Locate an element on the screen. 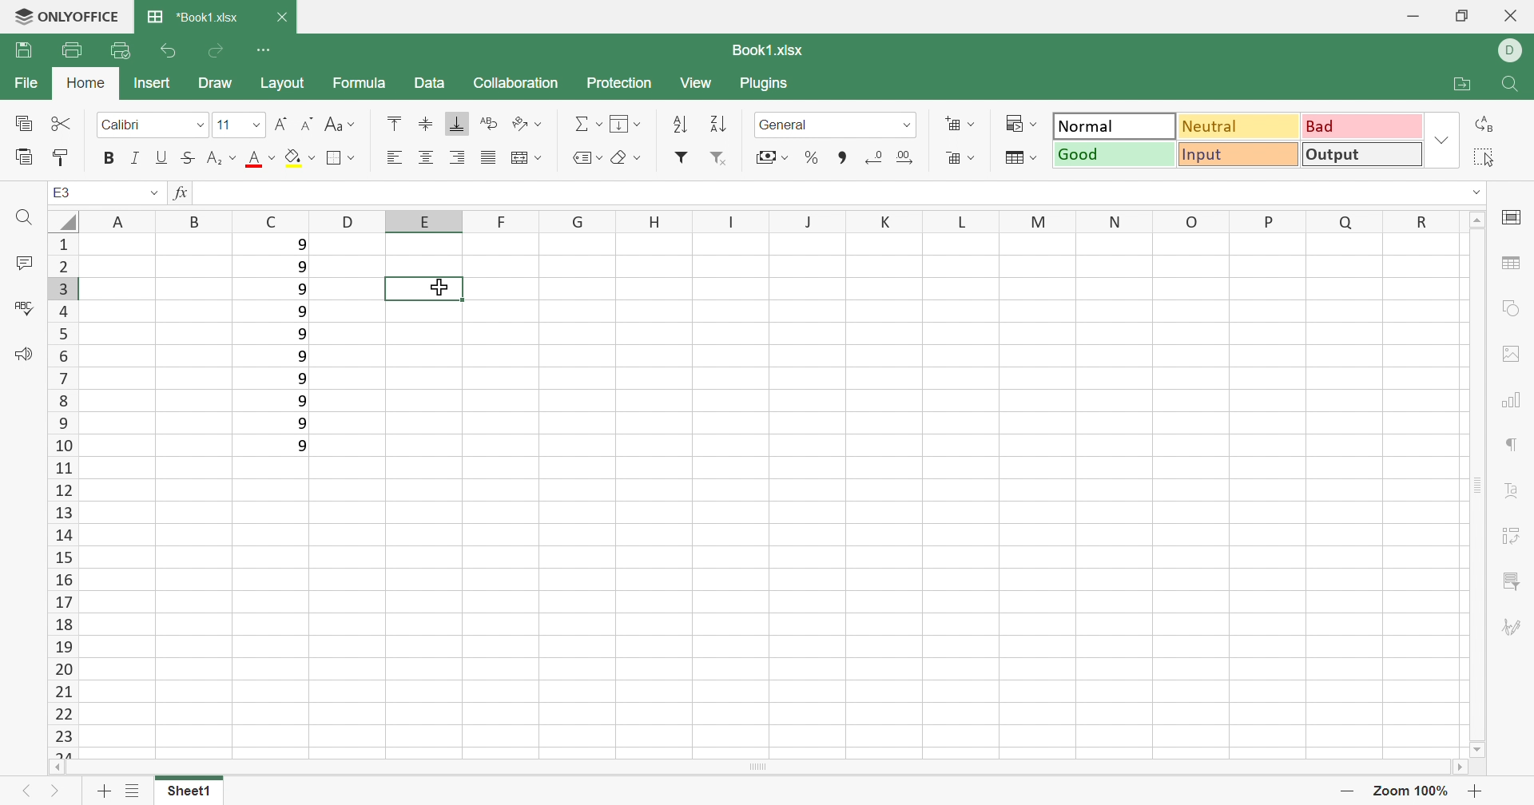 The height and width of the screenshot is (805, 1534). Ascending order is located at coordinates (680, 125).